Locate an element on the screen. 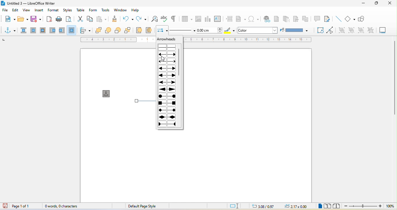 The height and width of the screenshot is (210, 397). view is located at coordinates (26, 11).